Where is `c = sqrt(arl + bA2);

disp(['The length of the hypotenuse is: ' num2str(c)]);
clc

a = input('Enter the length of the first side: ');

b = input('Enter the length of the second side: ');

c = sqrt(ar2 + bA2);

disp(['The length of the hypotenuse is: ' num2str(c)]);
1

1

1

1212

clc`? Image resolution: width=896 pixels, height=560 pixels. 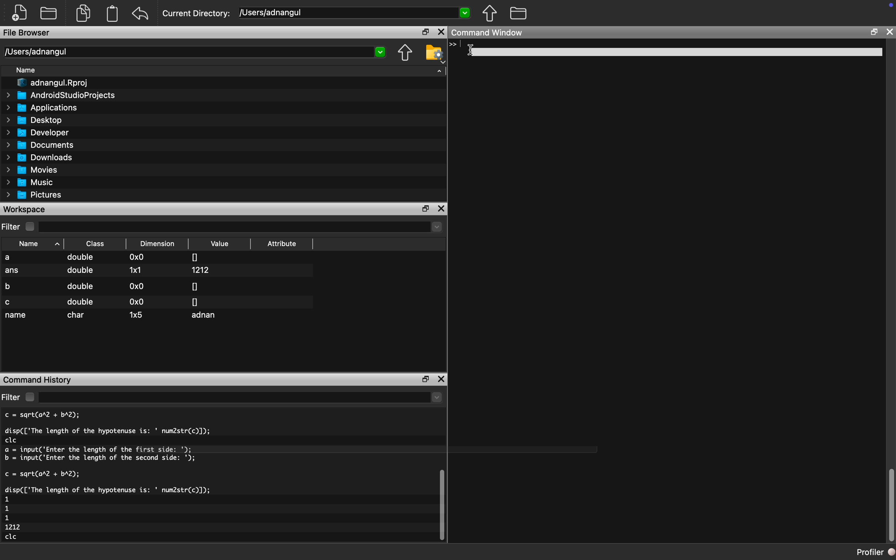 c = sqrt(arl + bA2);

disp(['The length of the hypotenuse is: ' num2str(c)]);
clc

a = input('Enter the length of the first side: ');

b = input('Enter the length of the second side: ');

c = sqrt(ar2 + bA2);

disp(['The length of the hypotenuse is: ' num2str(c)]);
1

1

1

1212

clc is located at coordinates (132, 478).